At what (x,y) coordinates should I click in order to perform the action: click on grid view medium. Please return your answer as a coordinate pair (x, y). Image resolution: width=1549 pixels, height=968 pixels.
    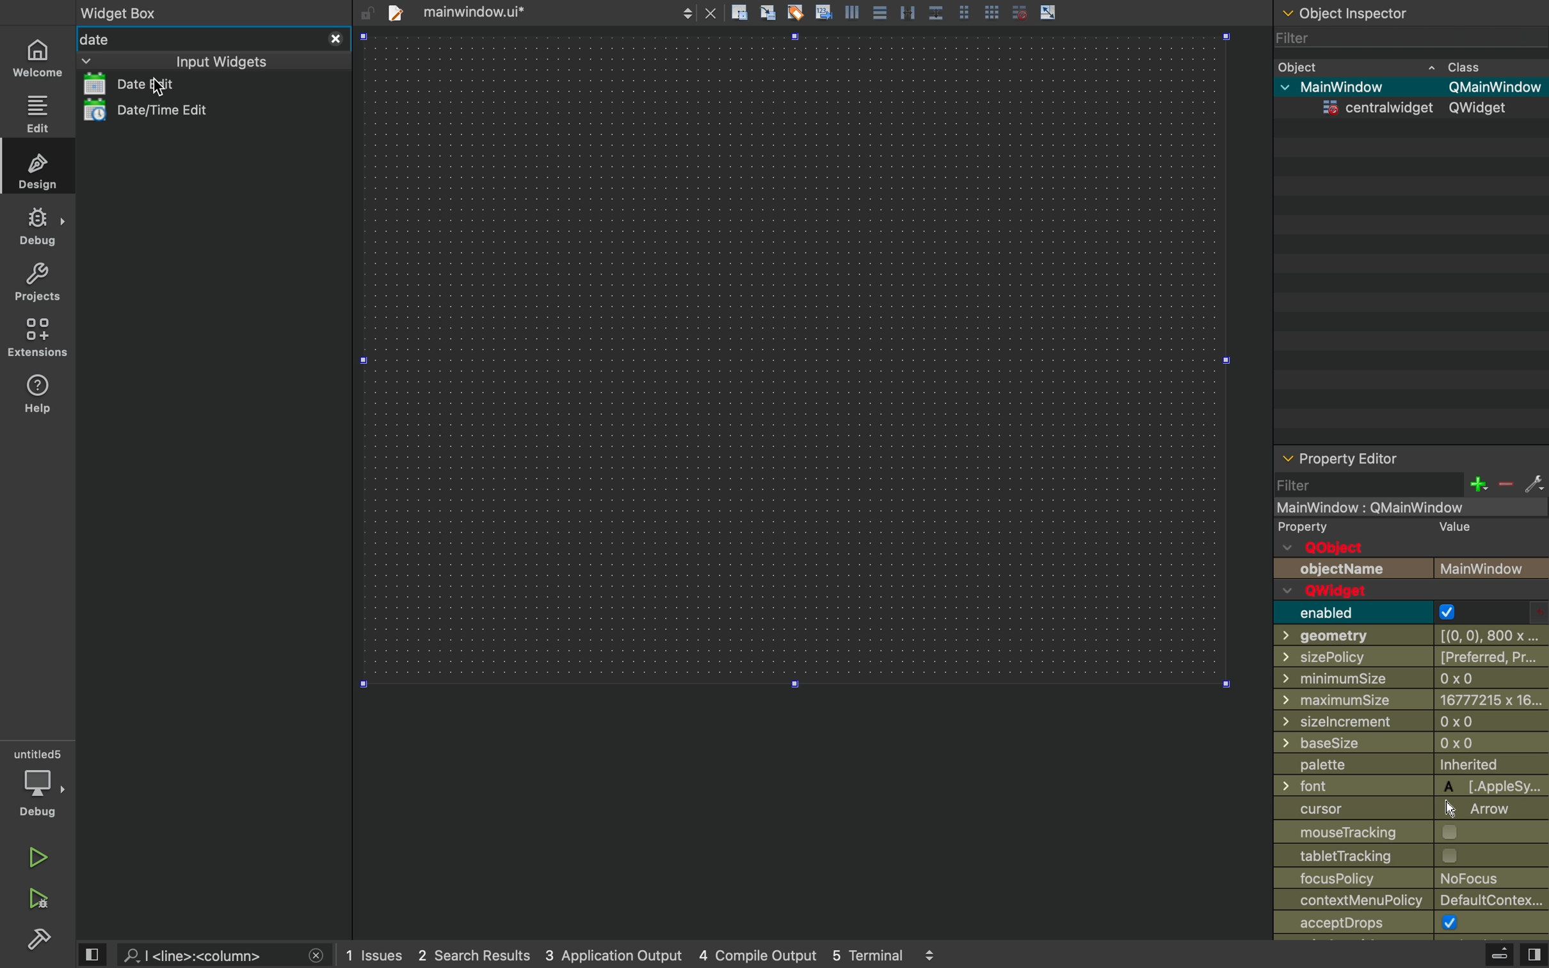
    Looking at the image, I should click on (963, 11).